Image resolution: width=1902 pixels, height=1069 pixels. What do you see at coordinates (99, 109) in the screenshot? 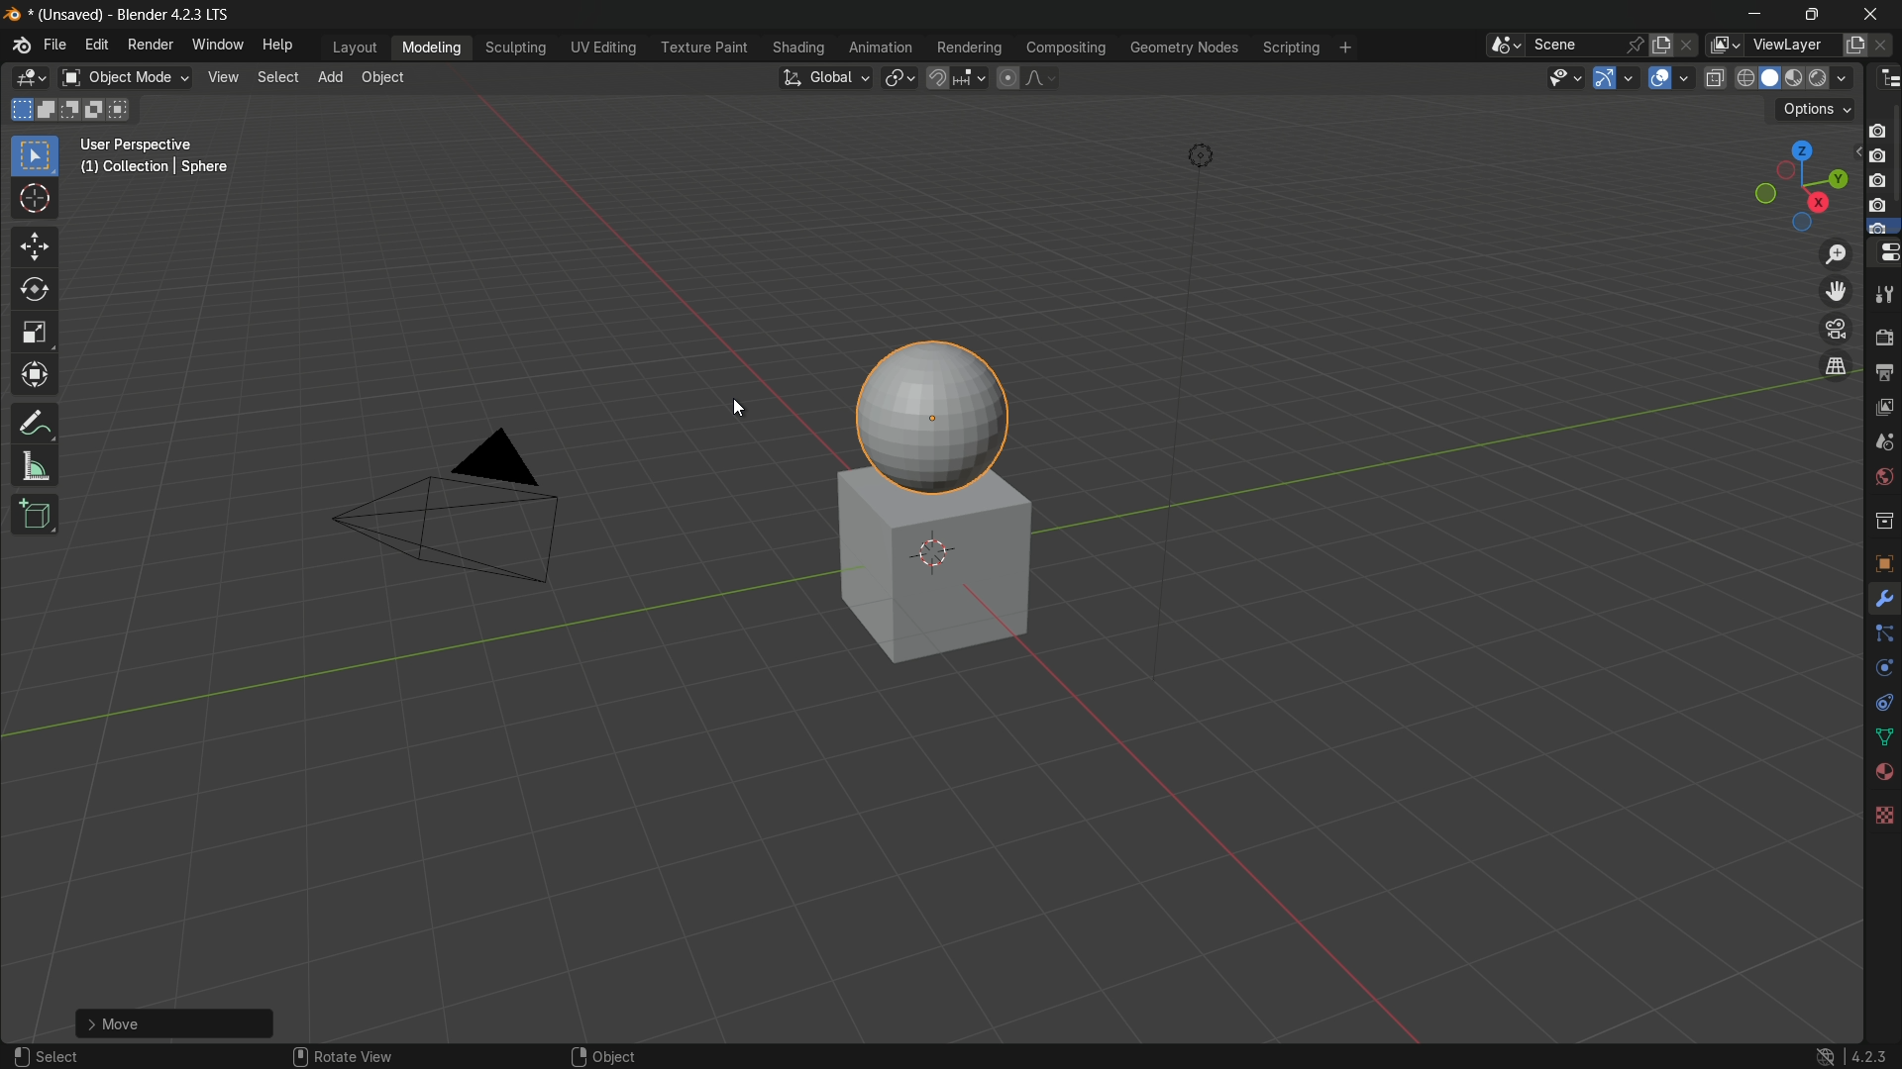
I see `invert existing selection` at bounding box center [99, 109].